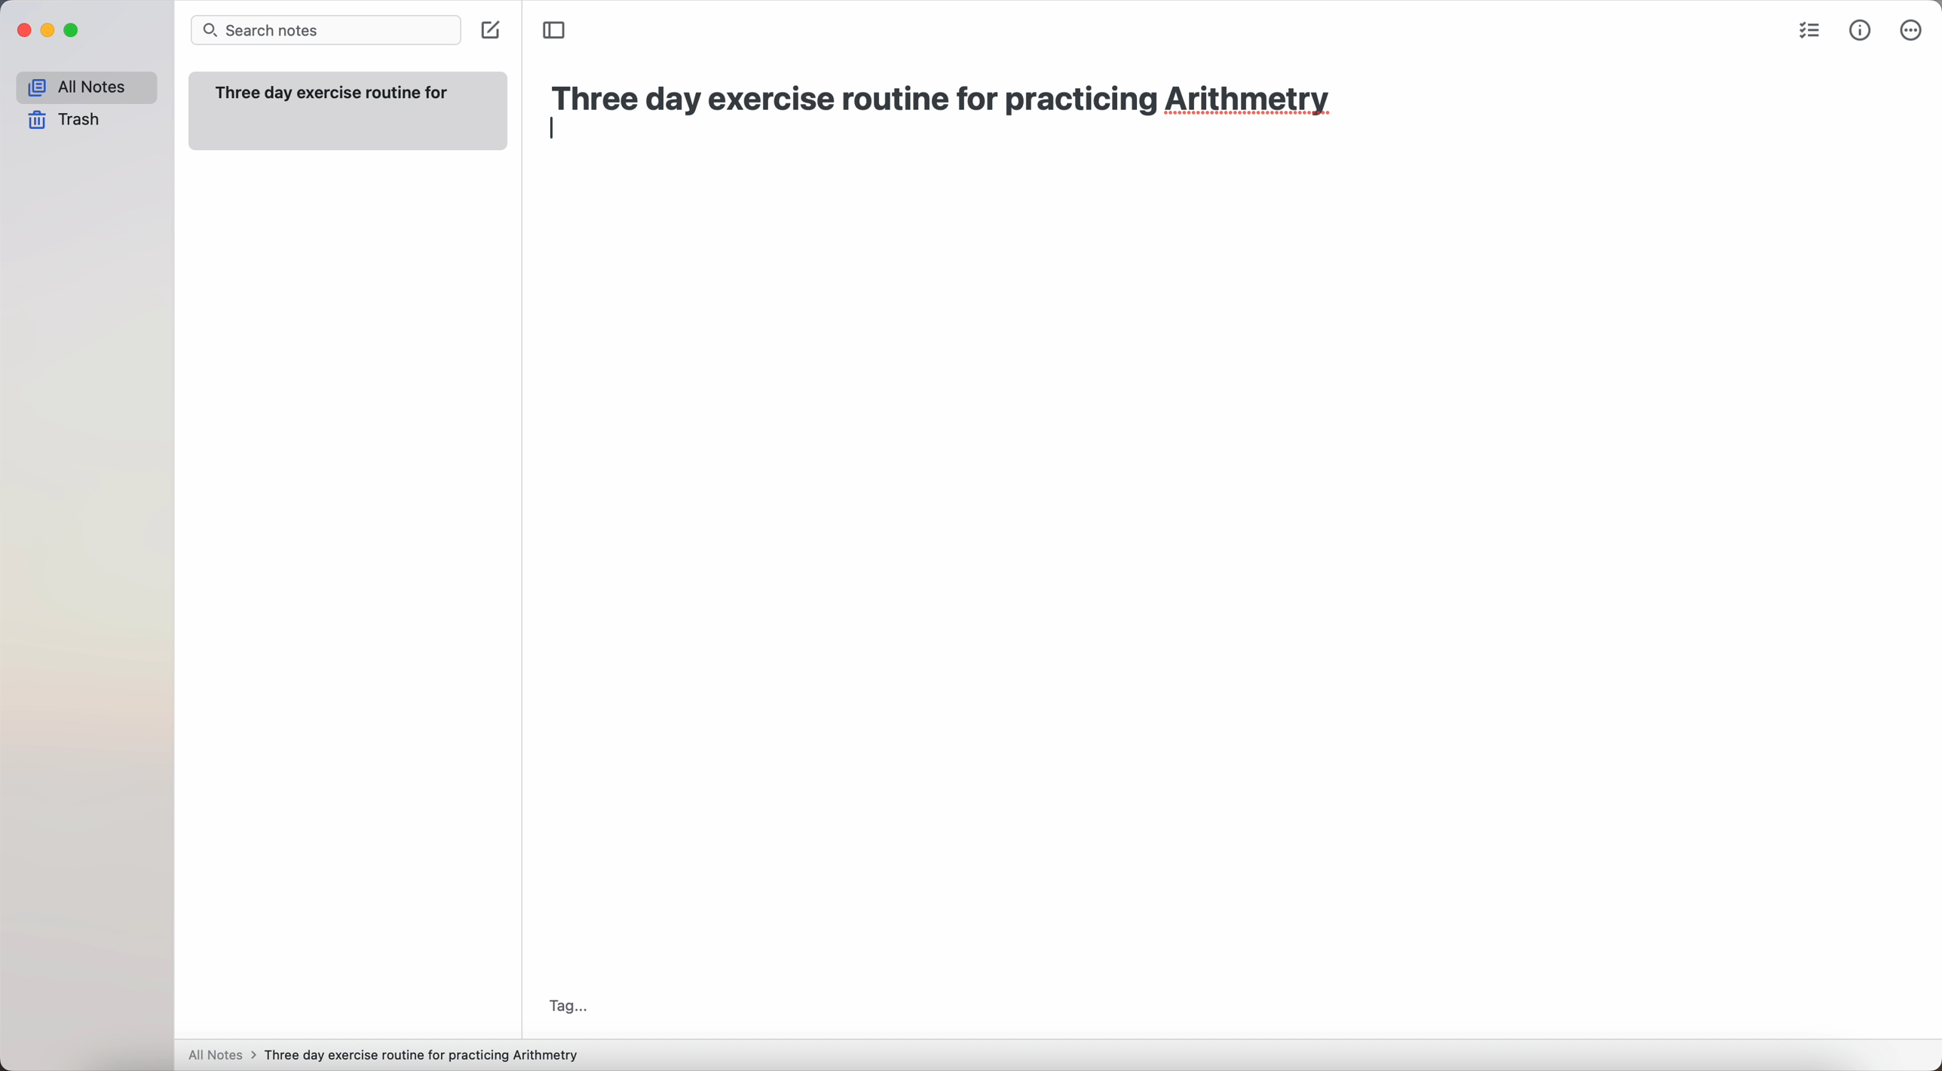  I want to click on maximize, so click(72, 30).